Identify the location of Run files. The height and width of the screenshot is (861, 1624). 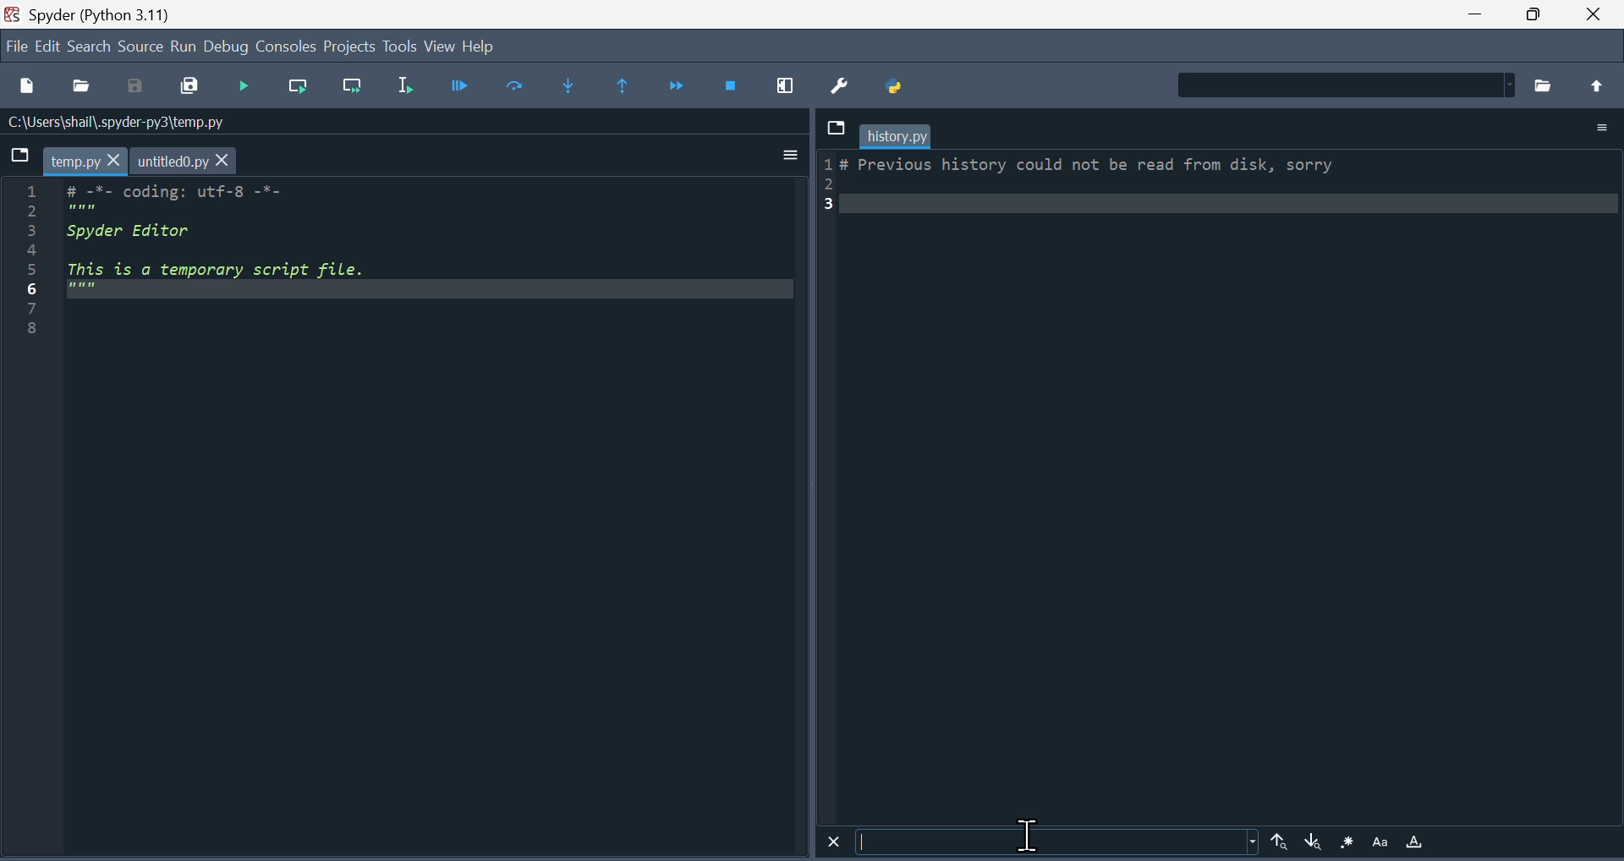
(250, 85).